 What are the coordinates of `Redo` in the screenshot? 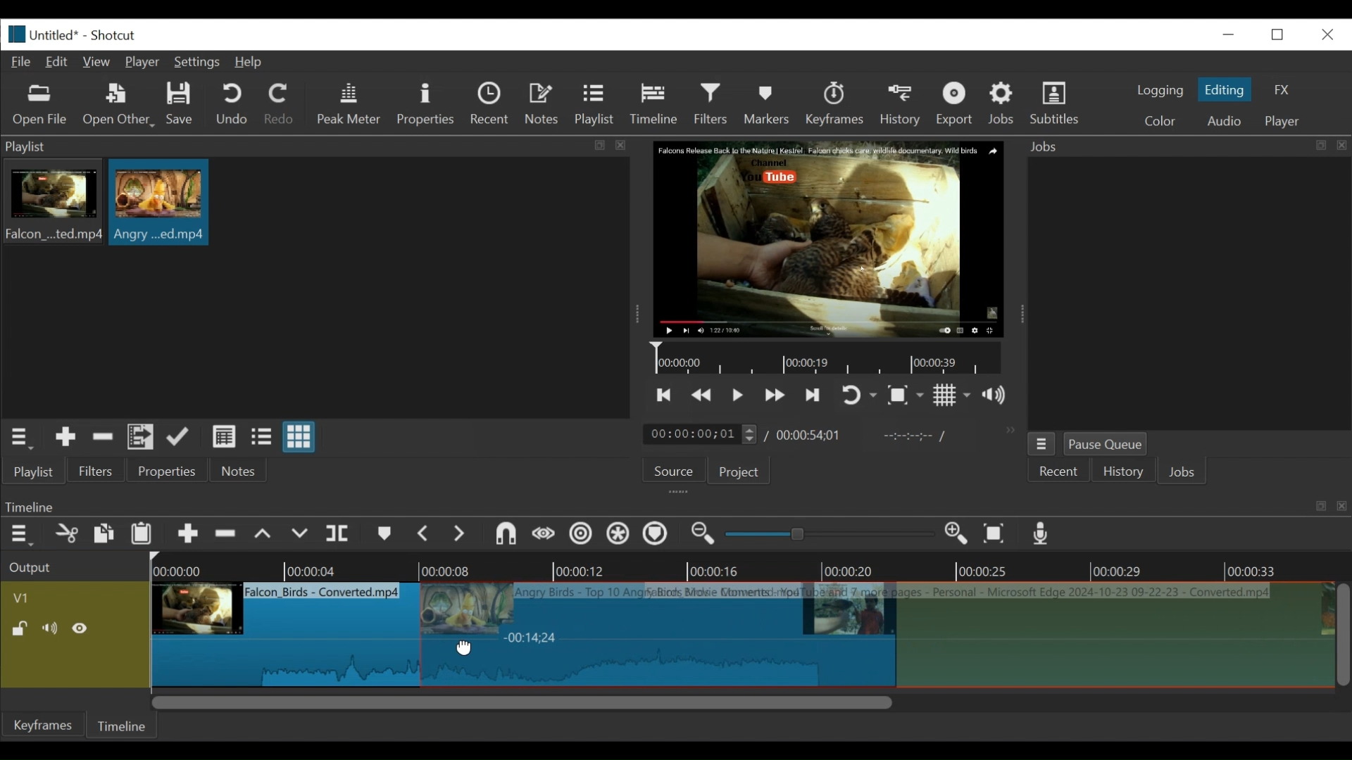 It's located at (280, 106).